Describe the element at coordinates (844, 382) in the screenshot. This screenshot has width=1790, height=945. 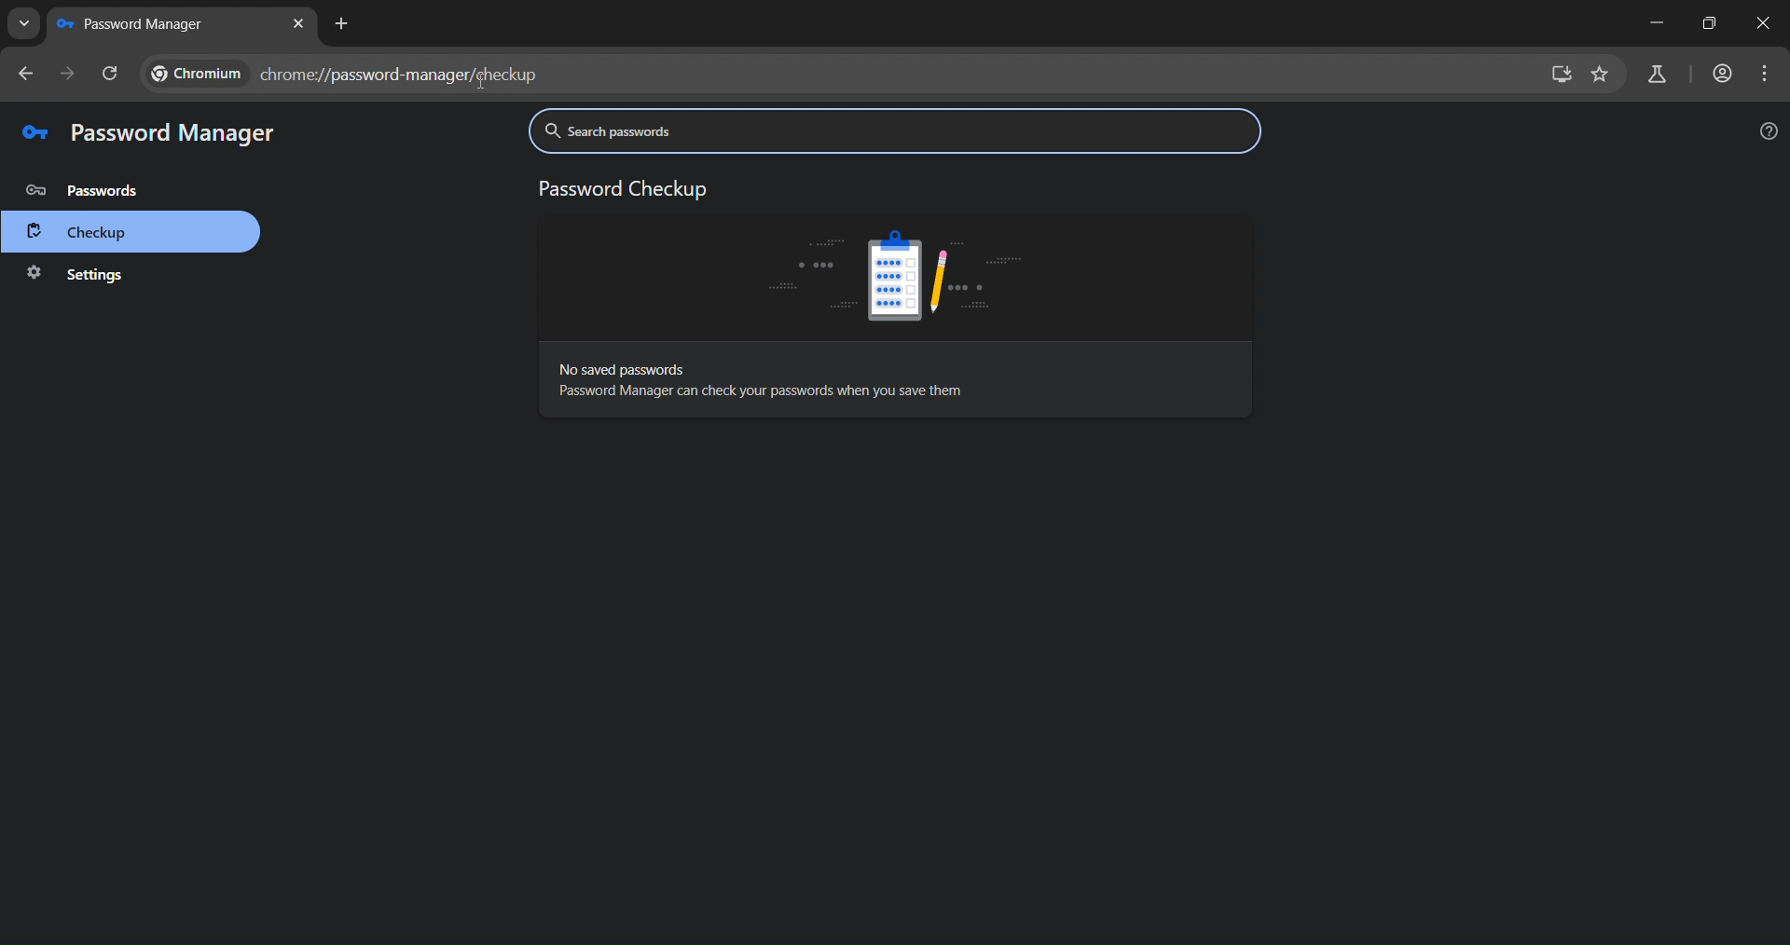
I see `no saved passwords` at that location.